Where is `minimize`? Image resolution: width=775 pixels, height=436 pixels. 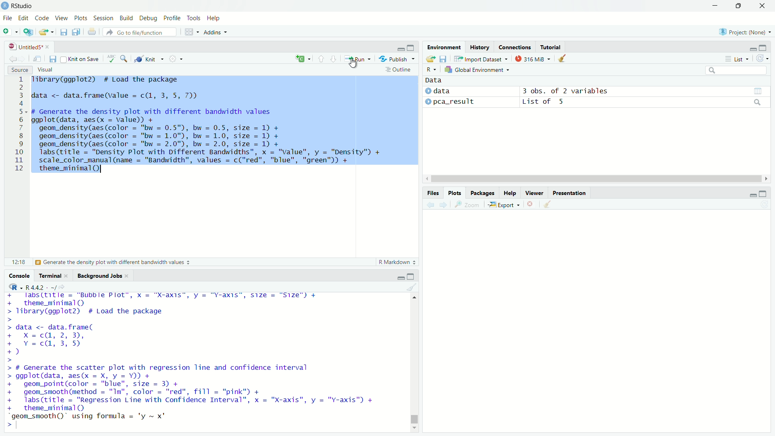
minimize is located at coordinates (752, 195).